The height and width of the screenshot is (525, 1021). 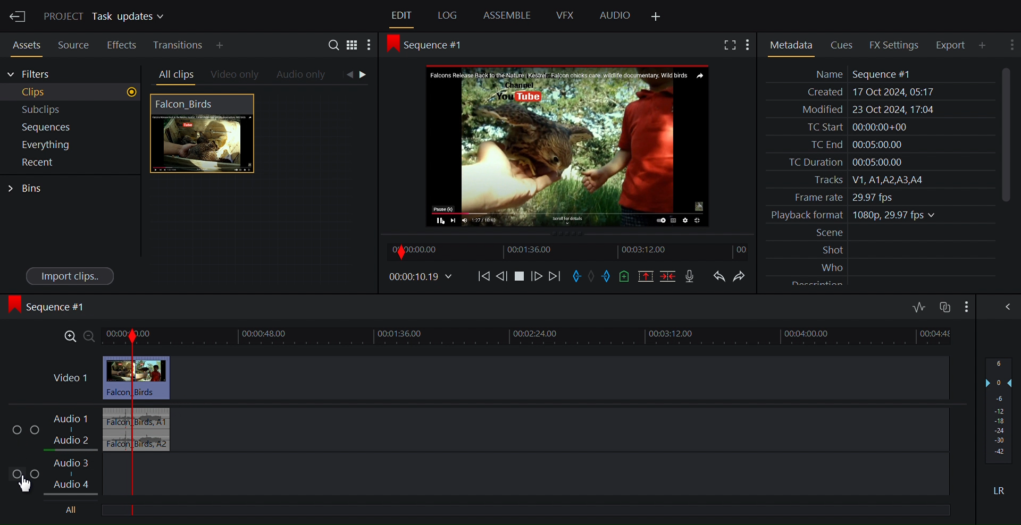 I want to click on Log, so click(x=447, y=16).